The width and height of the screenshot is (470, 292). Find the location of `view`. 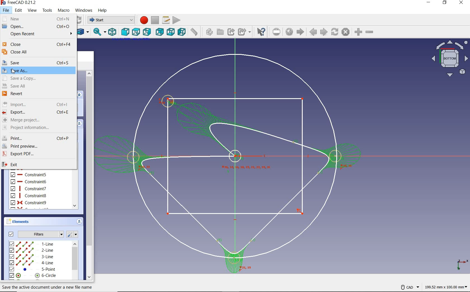

view is located at coordinates (33, 10).